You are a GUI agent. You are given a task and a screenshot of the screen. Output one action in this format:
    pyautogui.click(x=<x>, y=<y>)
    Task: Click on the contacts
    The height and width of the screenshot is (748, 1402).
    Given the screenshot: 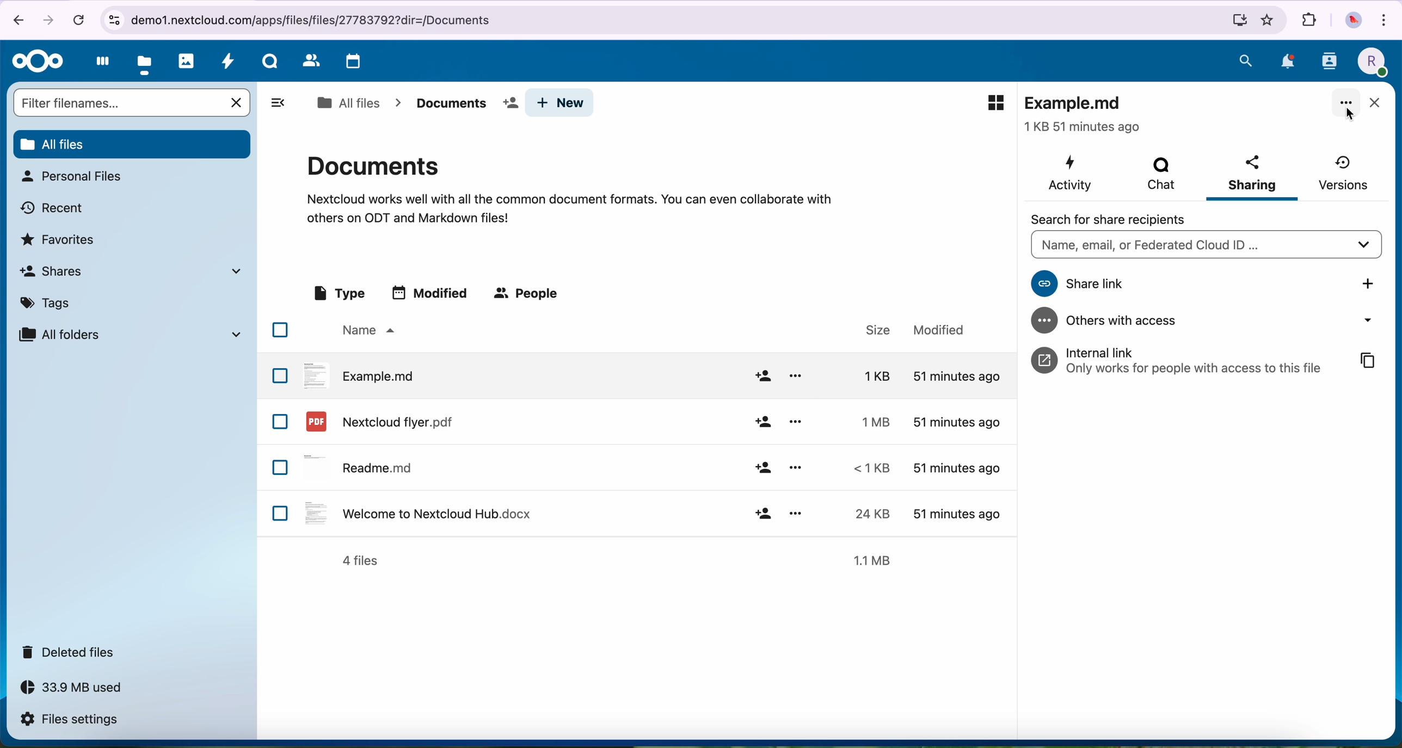 What is the action you would take?
    pyautogui.click(x=309, y=61)
    